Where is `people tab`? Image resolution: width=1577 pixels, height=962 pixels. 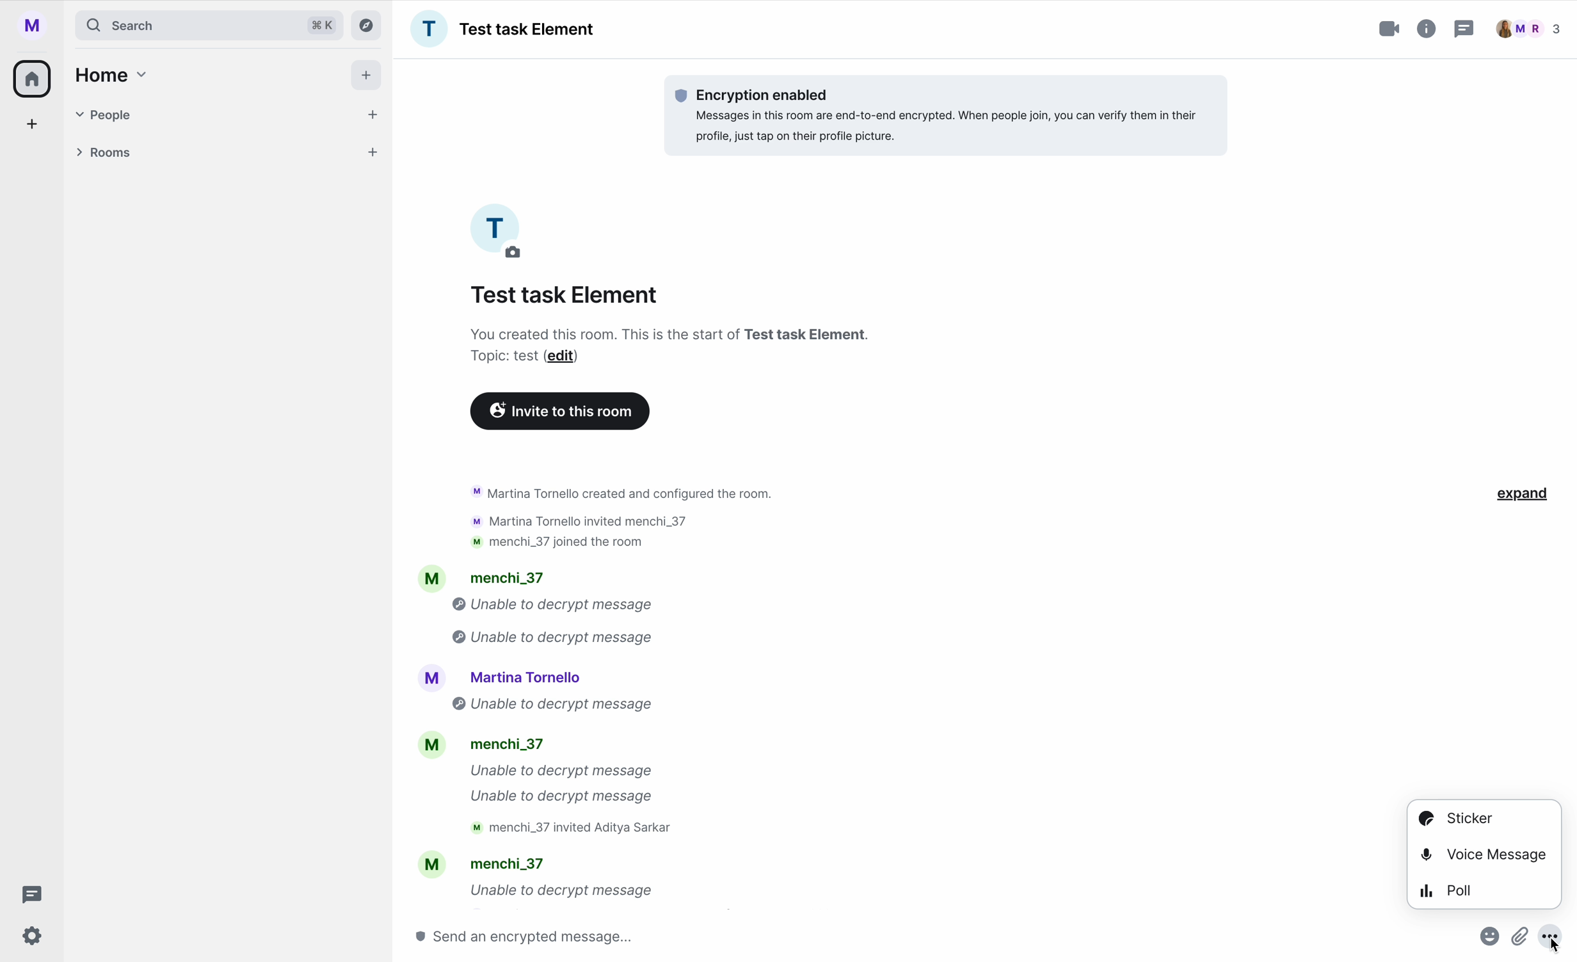 people tab is located at coordinates (228, 115).